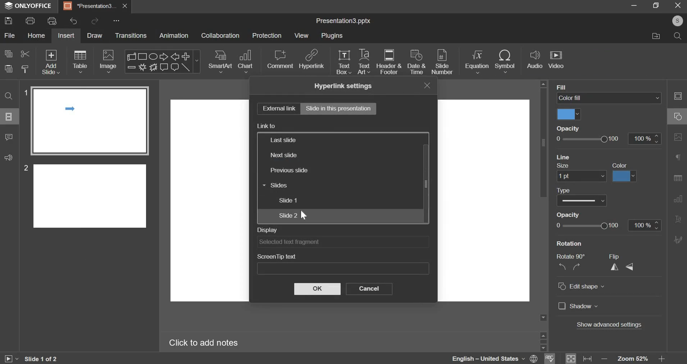 This screenshot has width=687, height=364. What do you see at coordinates (267, 126) in the screenshot?
I see `link to` at bounding box center [267, 126].